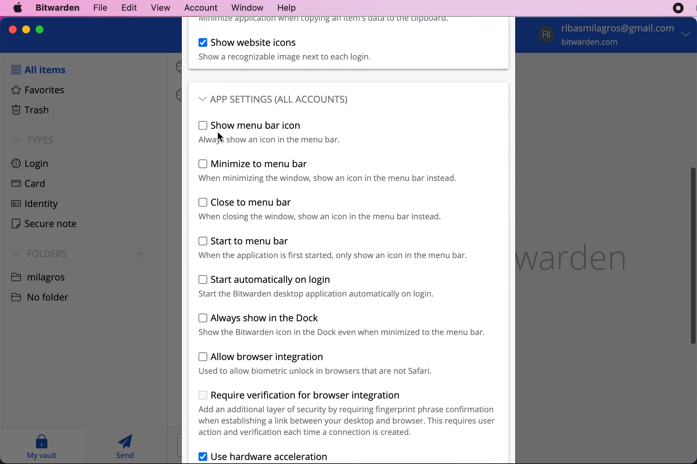 The height and width of the screenshot is (464, 697). I want to click on recording stopped, so click(678, 8).